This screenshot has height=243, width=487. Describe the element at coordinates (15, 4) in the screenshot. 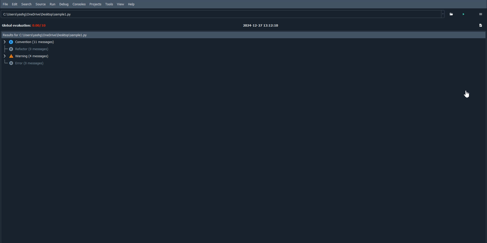

I see `Edit` at that location.